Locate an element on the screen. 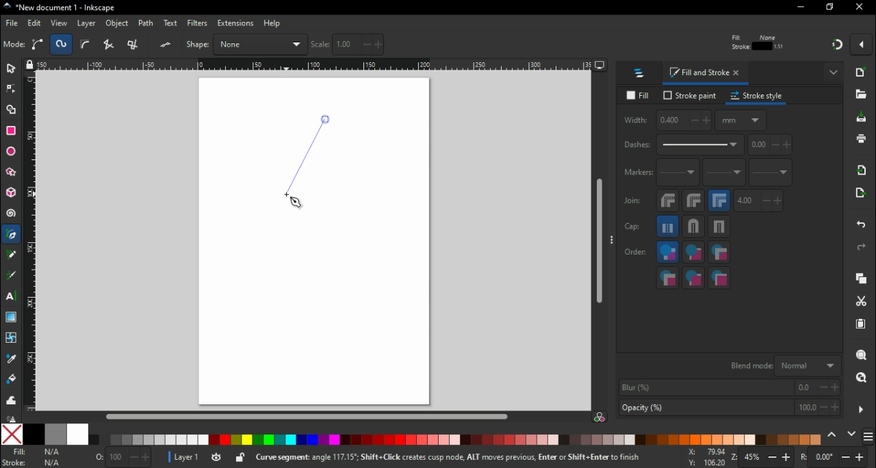 The width and height of the screenshot is (876, 468). scroll bar is located at coordinates (598, 242).